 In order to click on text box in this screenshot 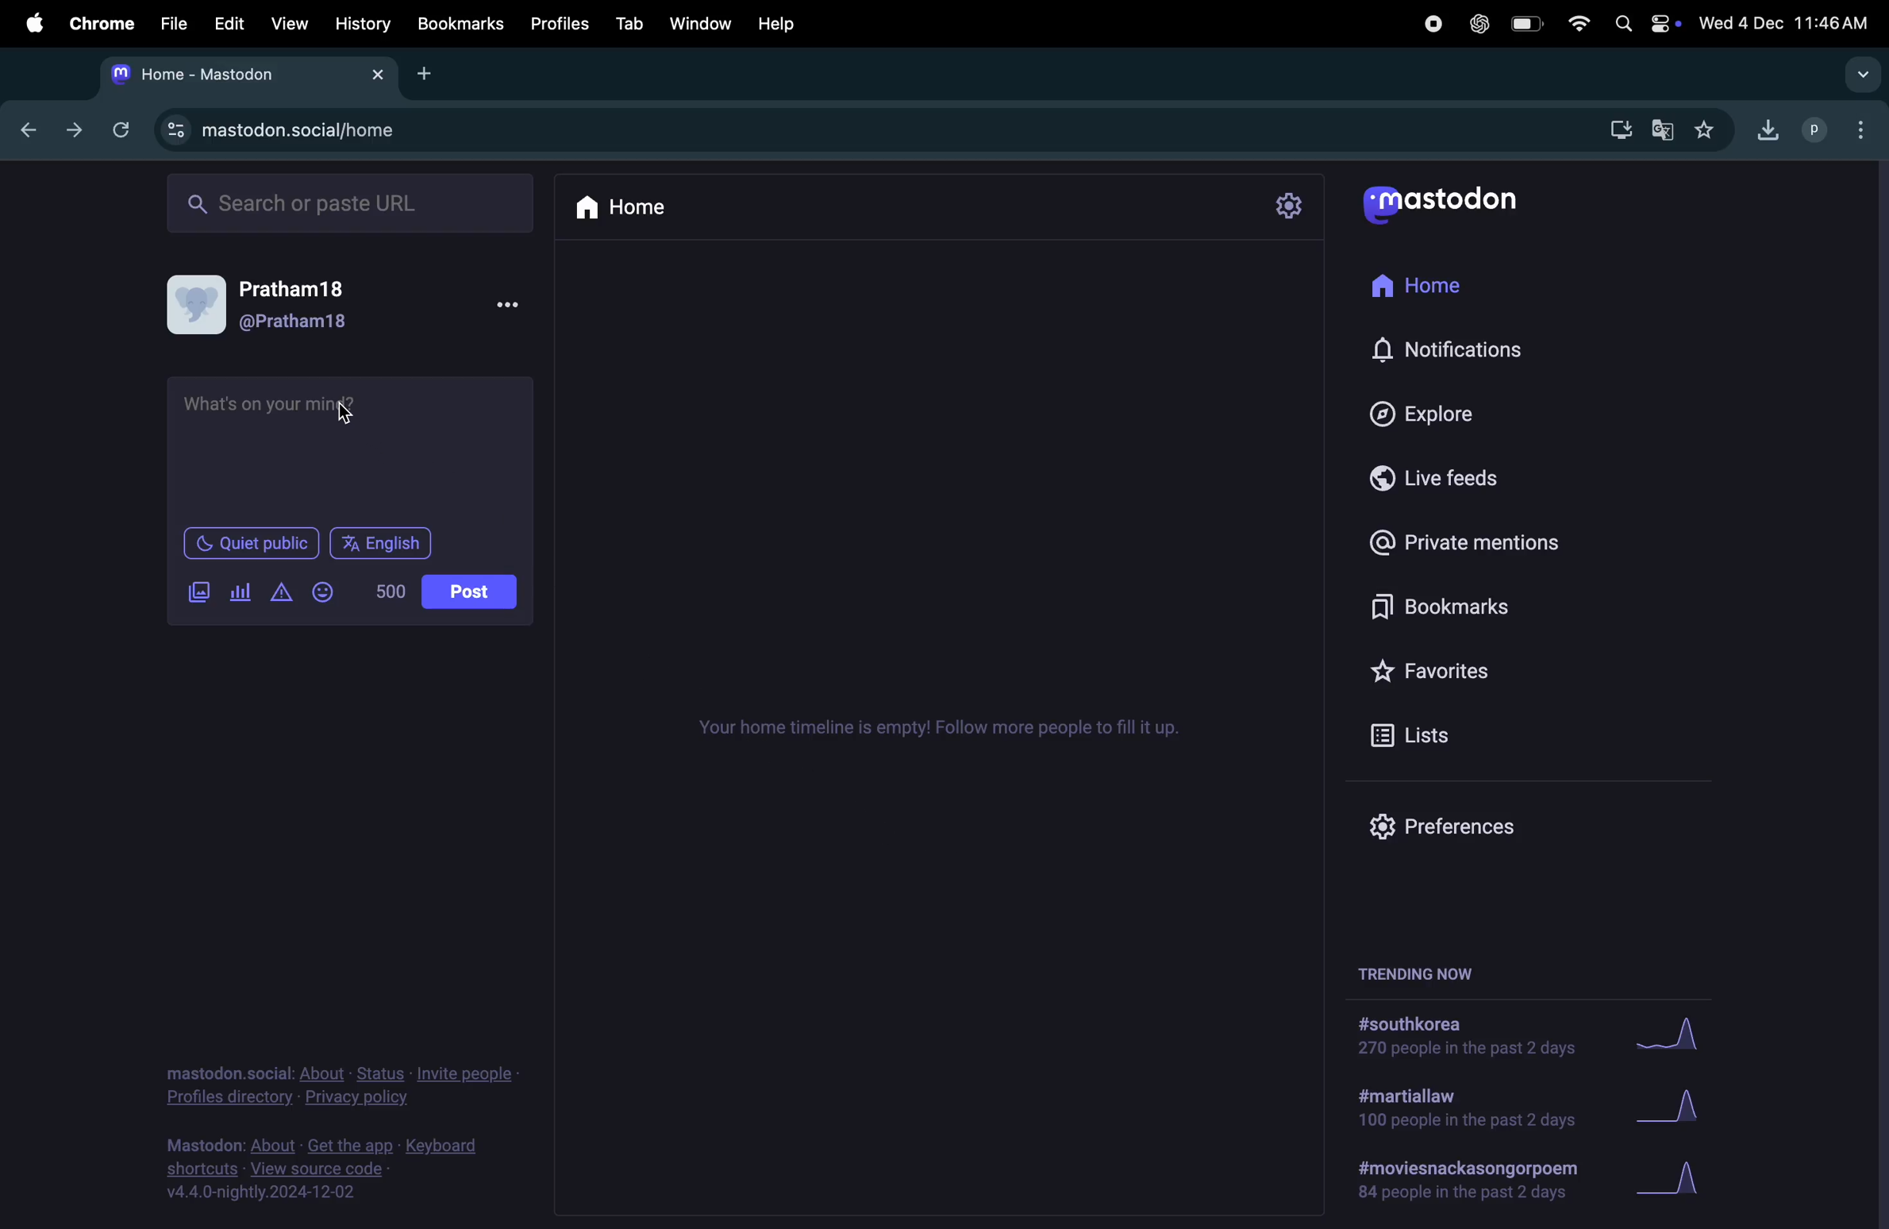, I will do `click(352, 449)`.